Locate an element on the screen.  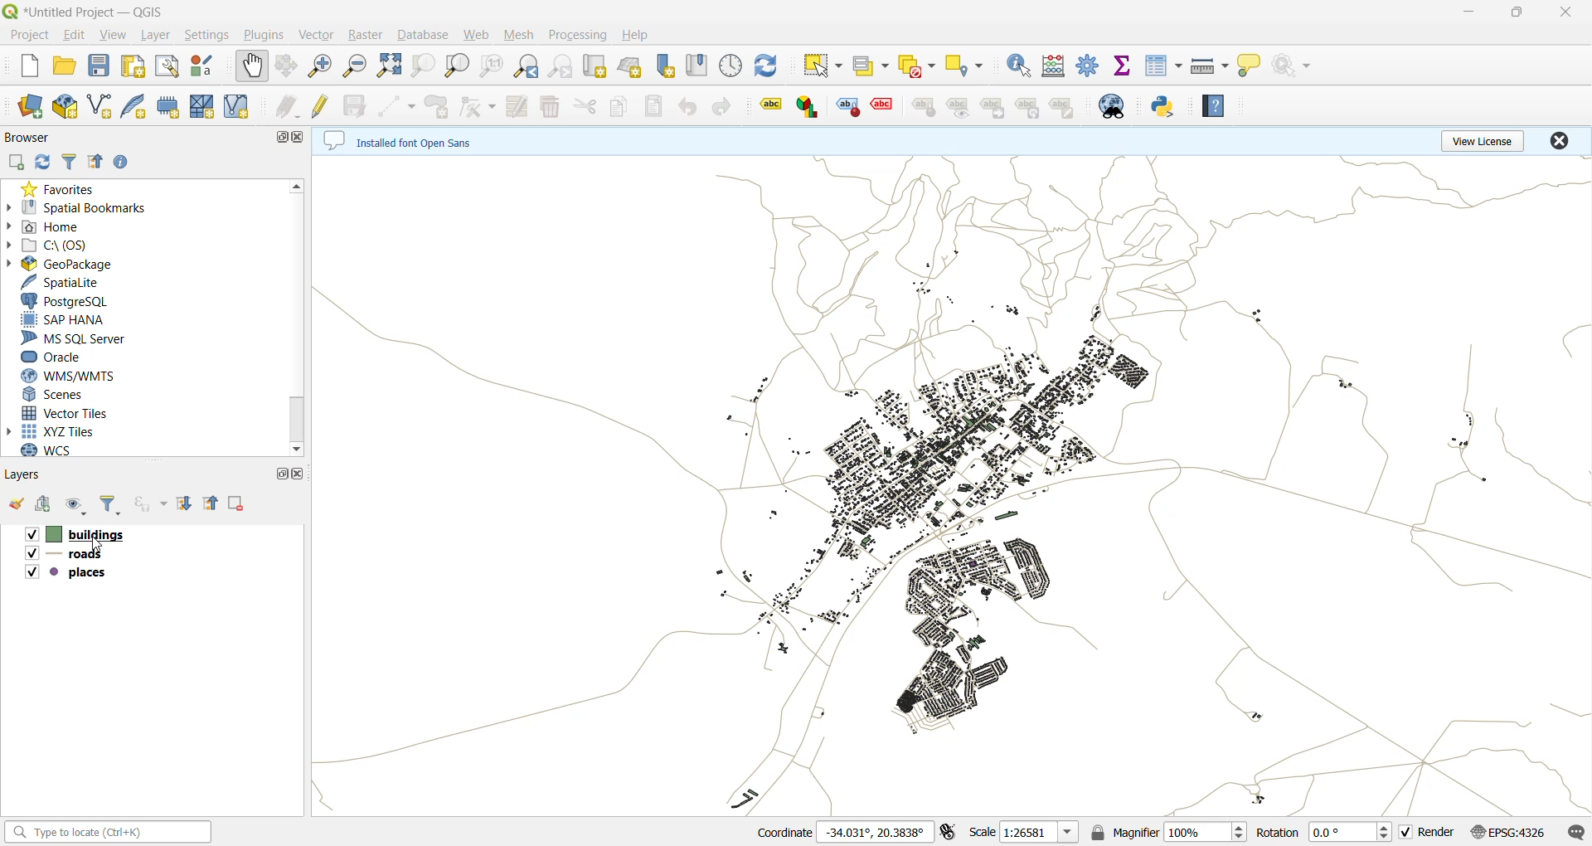
remove is located at coordinates (237, 504).